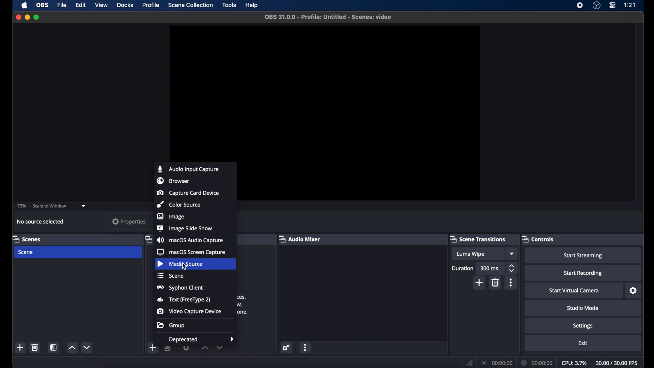 The image size is (654, 368). I want to click on sources, so click(147, 239).